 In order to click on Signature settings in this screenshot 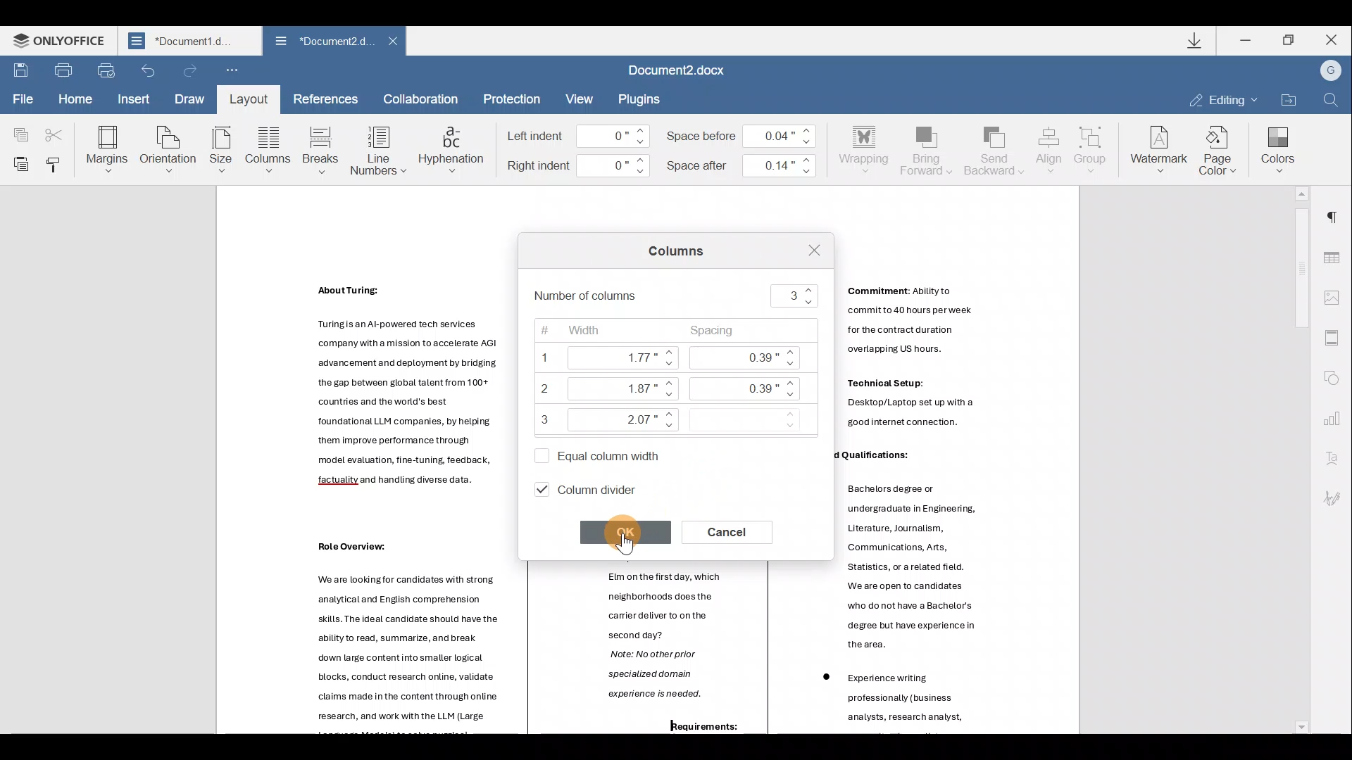, I will do `click(1338, 498)`.